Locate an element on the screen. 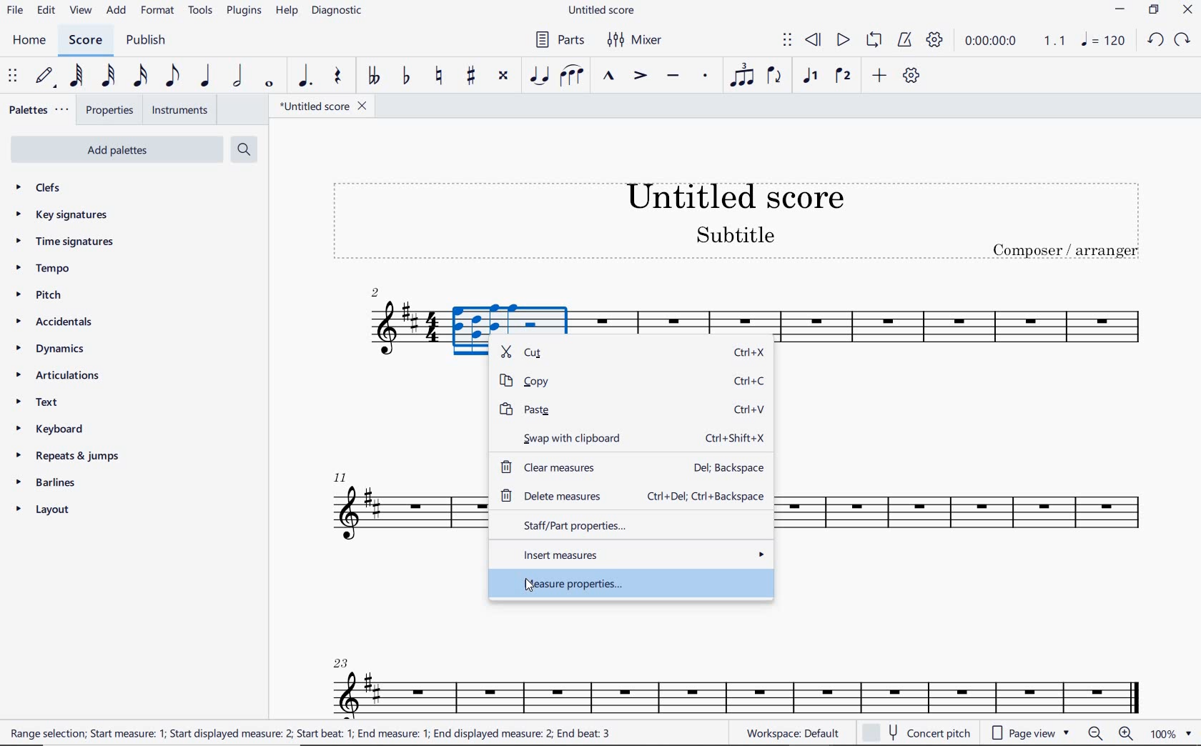  DIAGNOSTIC is located at coordinates (341, 11).